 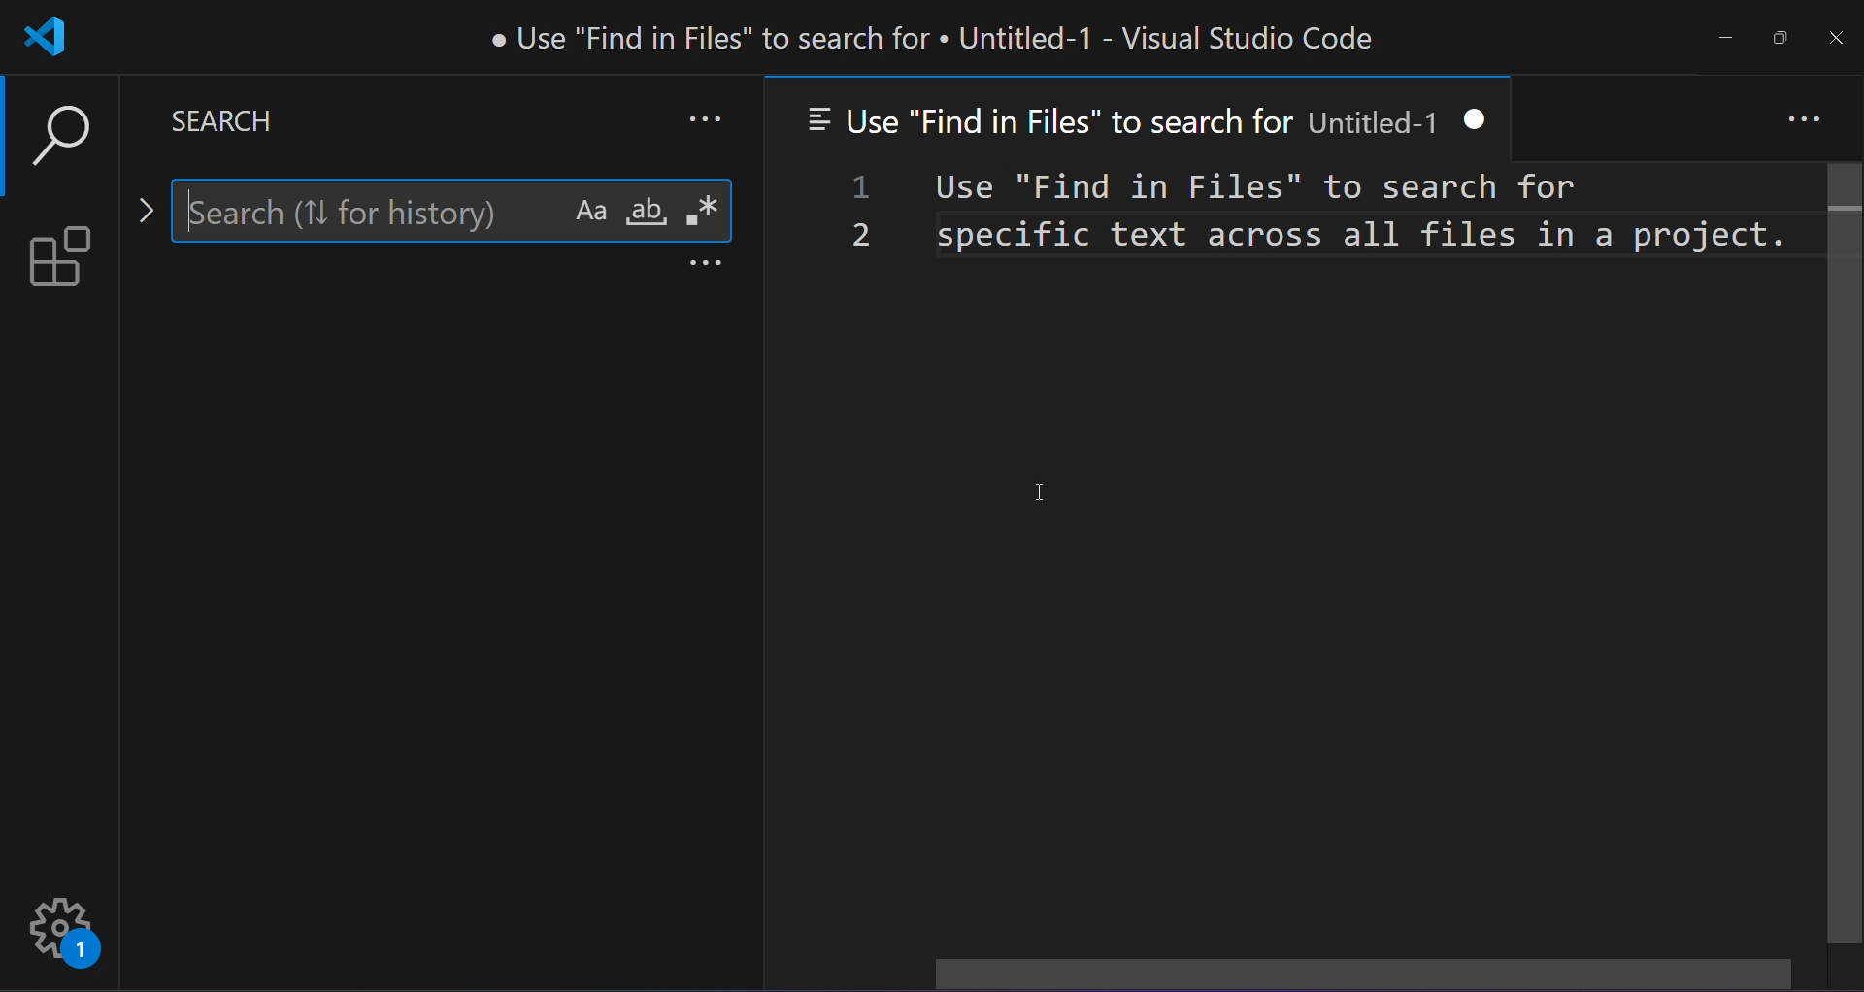 What do you see at coordinates (1836, 38) in the screenshot?
I see `close` at bounding box center [1836, 38].